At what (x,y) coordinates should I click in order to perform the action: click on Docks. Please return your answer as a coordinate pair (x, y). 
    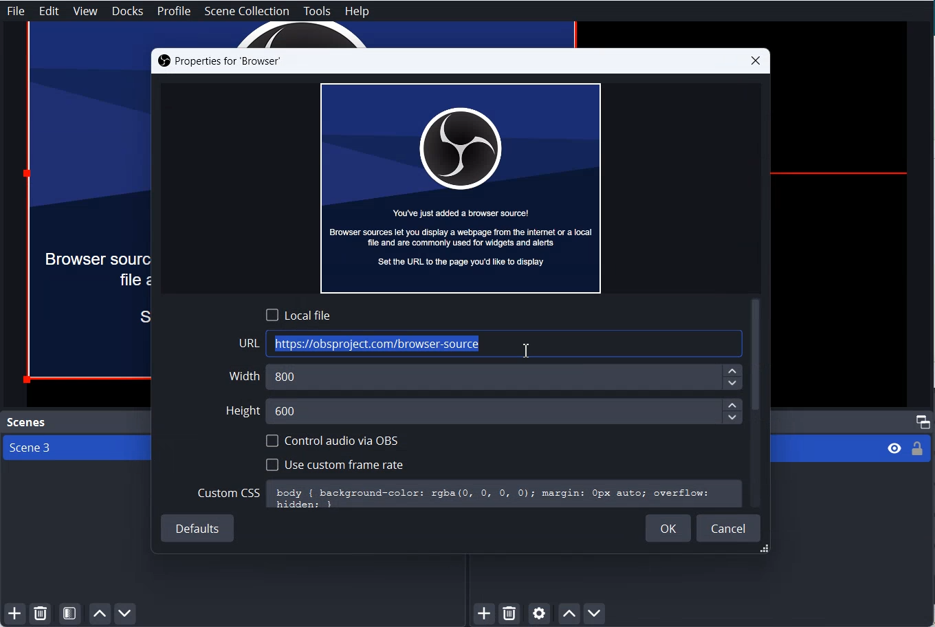
    Looking at the image, I should click on (128, 11).